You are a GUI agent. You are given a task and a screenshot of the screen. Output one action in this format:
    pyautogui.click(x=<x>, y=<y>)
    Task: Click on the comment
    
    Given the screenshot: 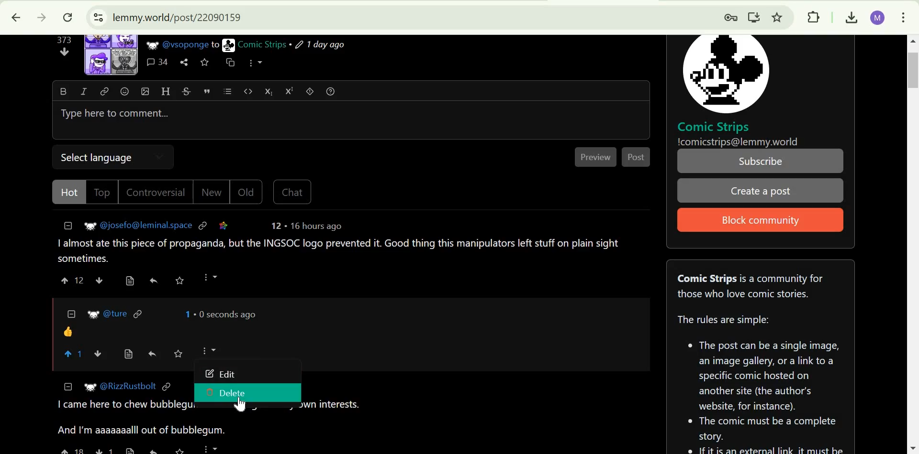 What is the action you would take?
    pyautogui.click(x=212, y=420)
    